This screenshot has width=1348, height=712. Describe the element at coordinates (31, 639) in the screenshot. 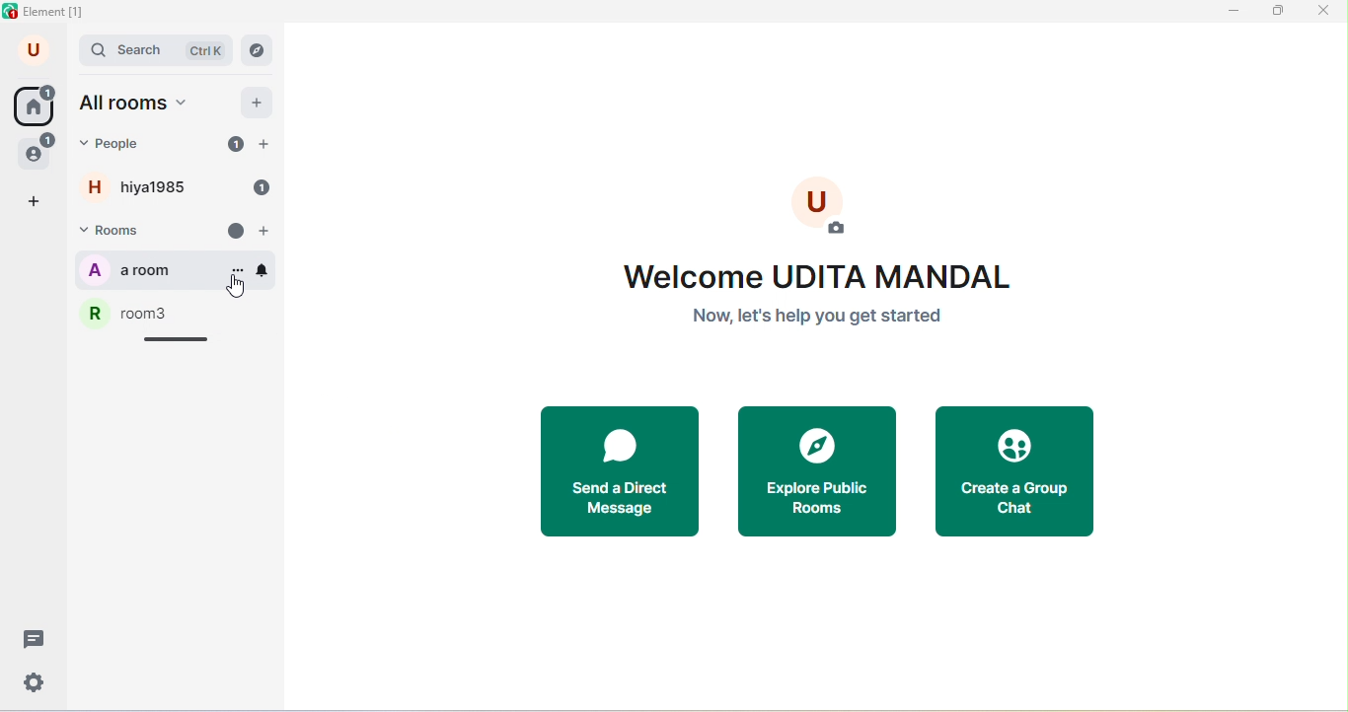

I see `threads` at that location.